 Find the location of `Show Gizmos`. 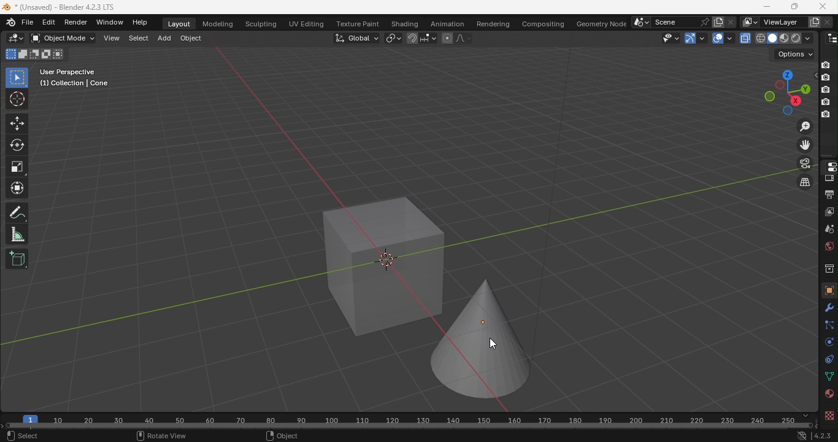

Show Gizmos is located at coordinates (702, 37).